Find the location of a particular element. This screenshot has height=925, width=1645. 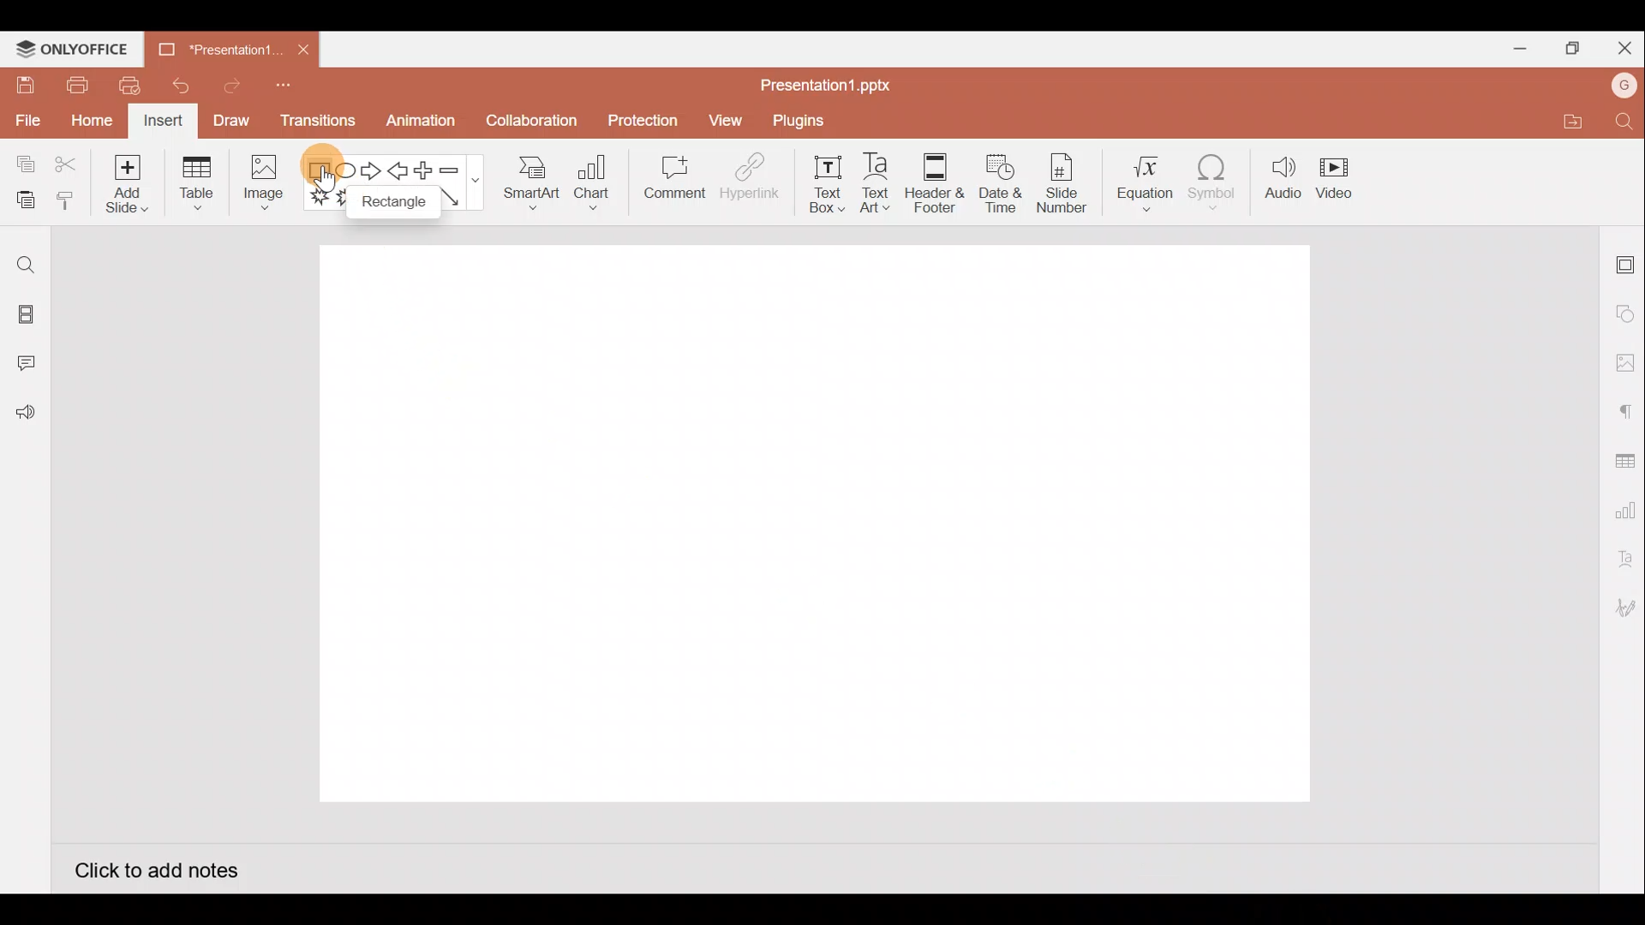

Plus is located at coordinates (428, 170).